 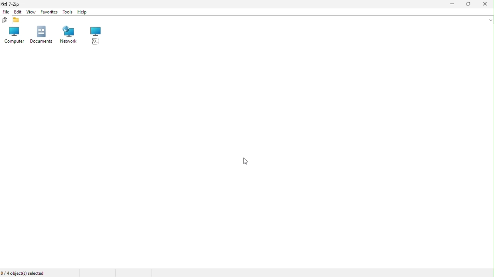 I want to click on Favourite, so click(x=49, y=12).